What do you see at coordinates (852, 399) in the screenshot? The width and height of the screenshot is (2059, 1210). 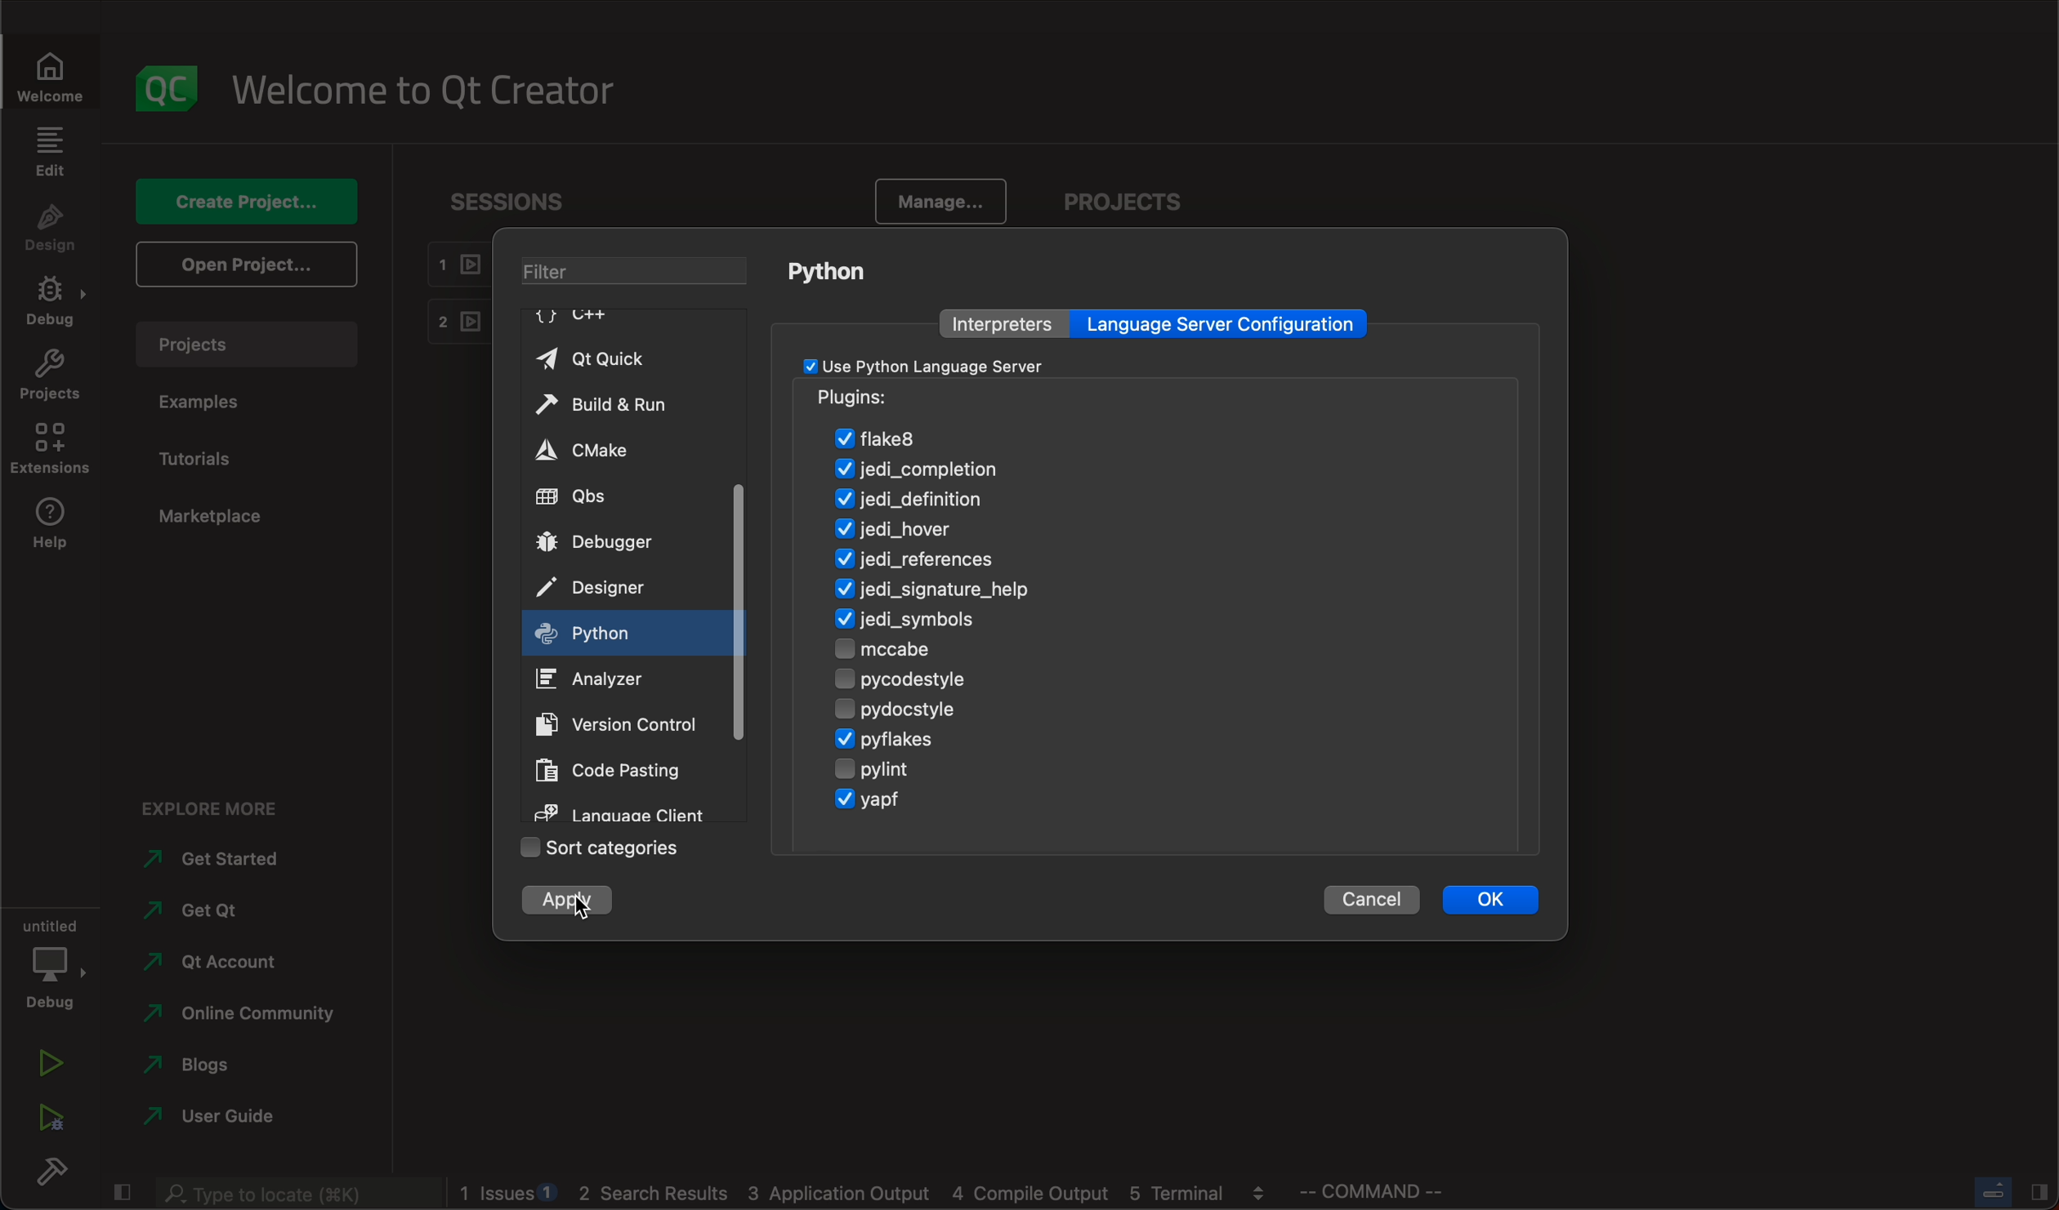 I see `pugins` at bounding box center [852, 399].